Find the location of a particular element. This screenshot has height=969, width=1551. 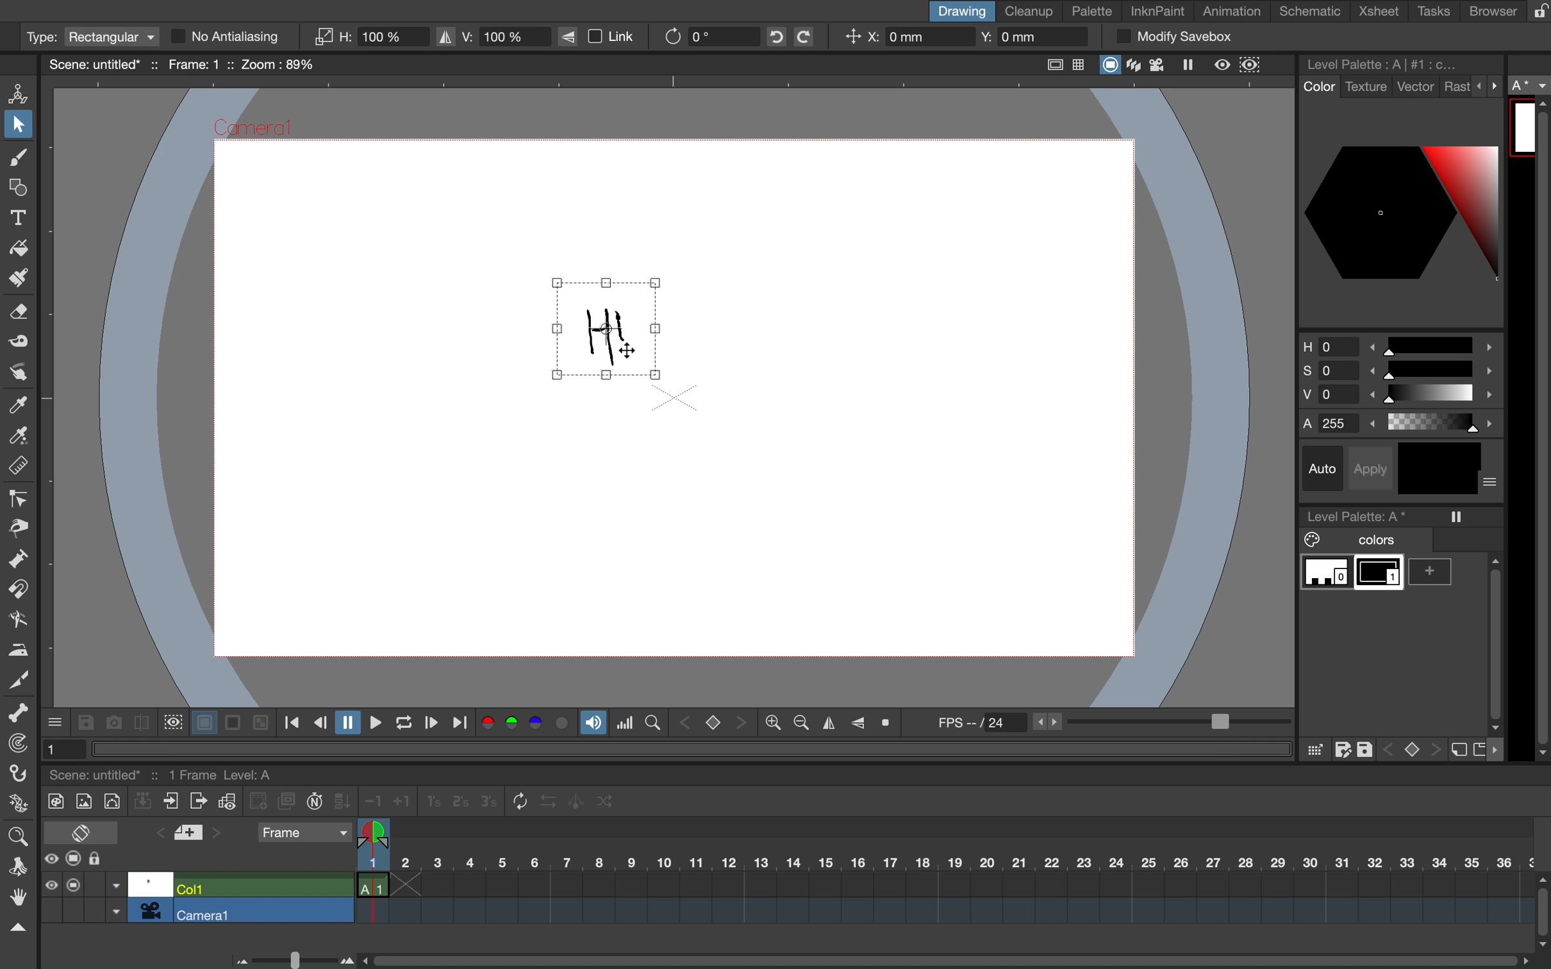

toggle between options is located at coordinates (116, 900).